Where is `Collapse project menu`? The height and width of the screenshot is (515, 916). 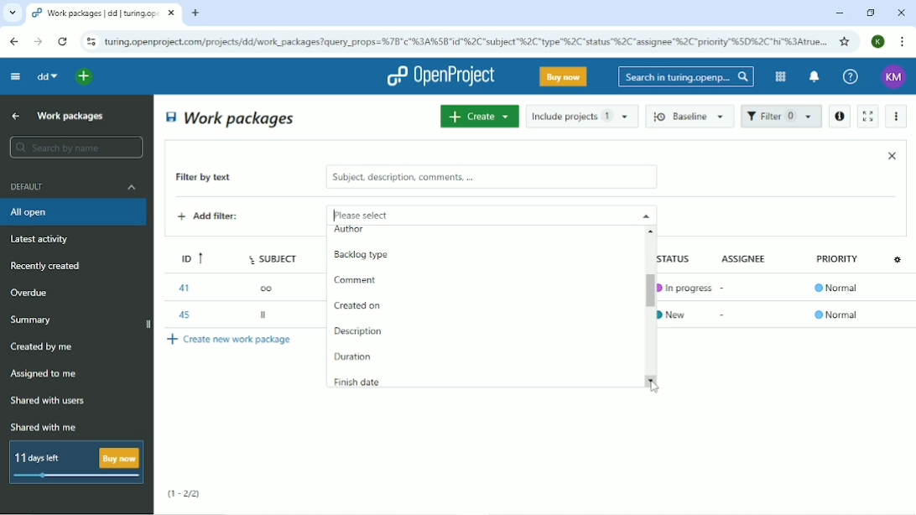 Collapse project menu is located at coordinates (14, 75).